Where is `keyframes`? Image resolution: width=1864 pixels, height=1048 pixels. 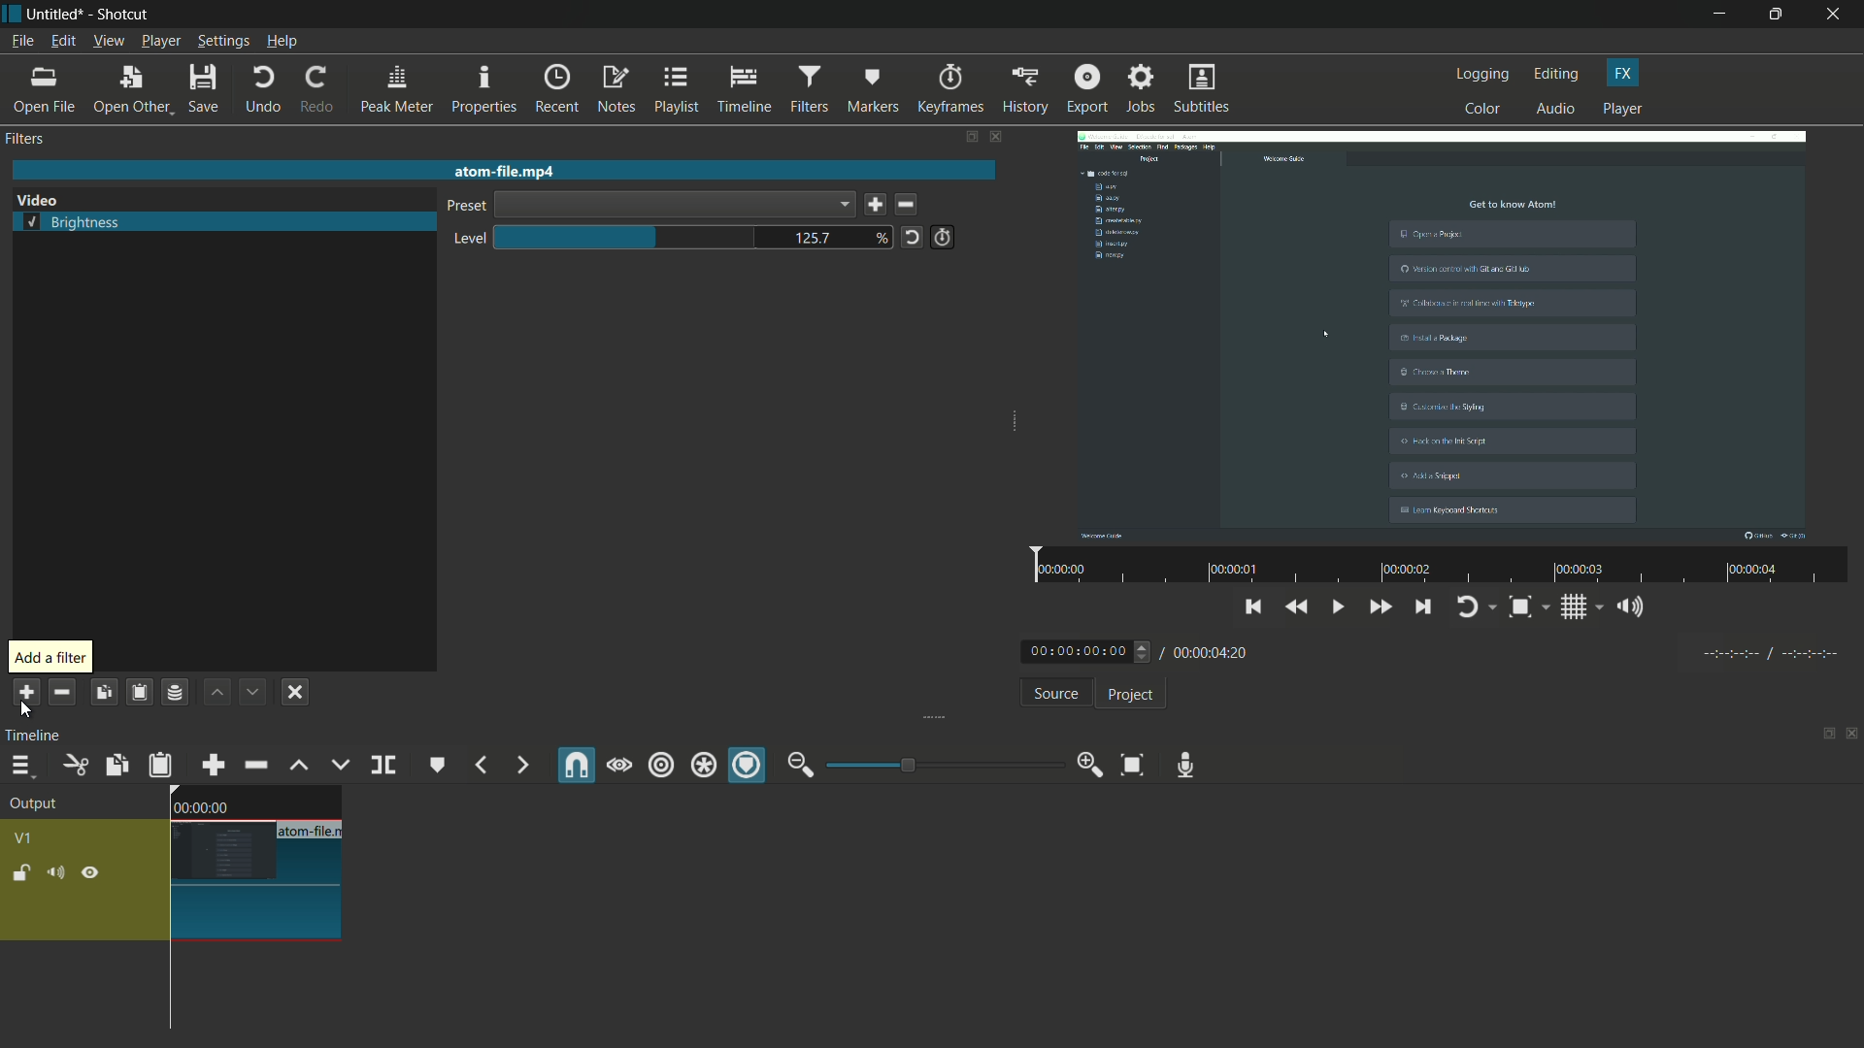
keyframes is located at coordinates (949, 89).